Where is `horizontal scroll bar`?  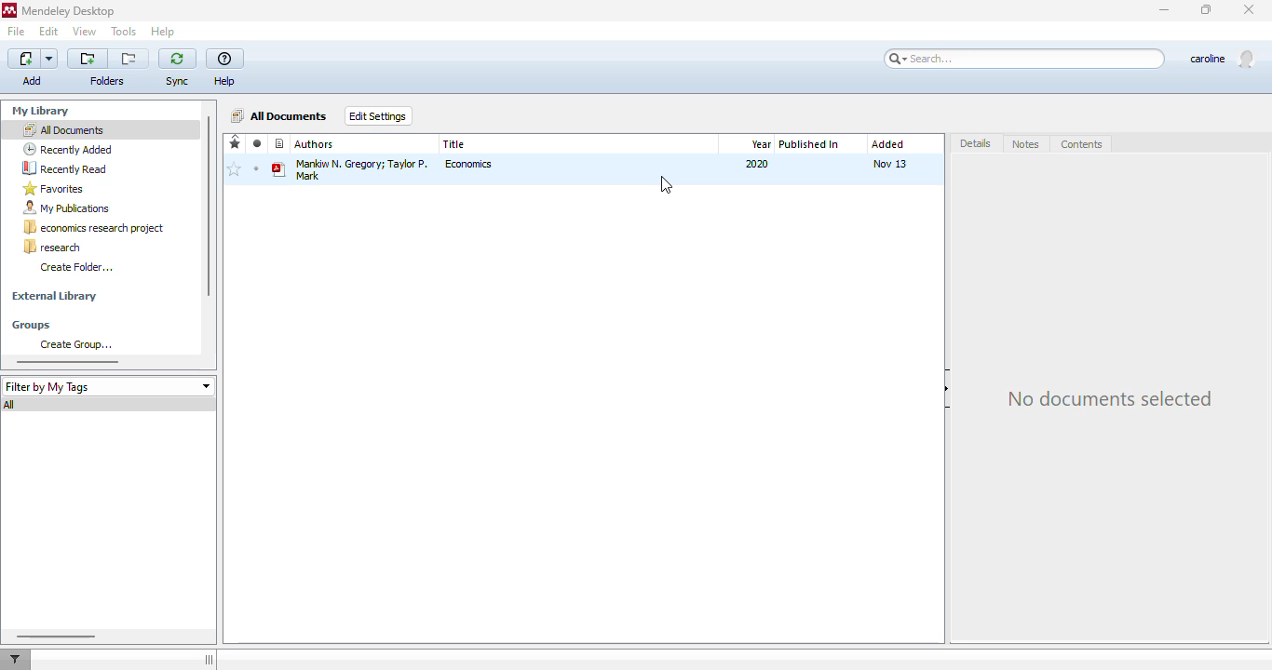 horizontal scroll bar is located at coordinates (69, 362).